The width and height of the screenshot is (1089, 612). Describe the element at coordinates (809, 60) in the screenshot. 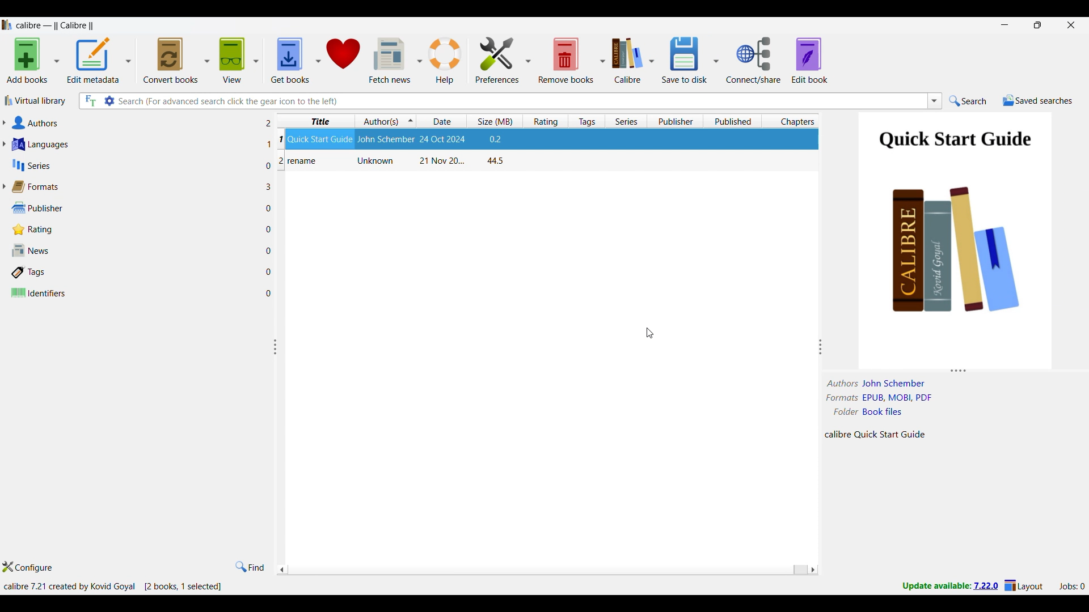

I see `Edit book` at that location.